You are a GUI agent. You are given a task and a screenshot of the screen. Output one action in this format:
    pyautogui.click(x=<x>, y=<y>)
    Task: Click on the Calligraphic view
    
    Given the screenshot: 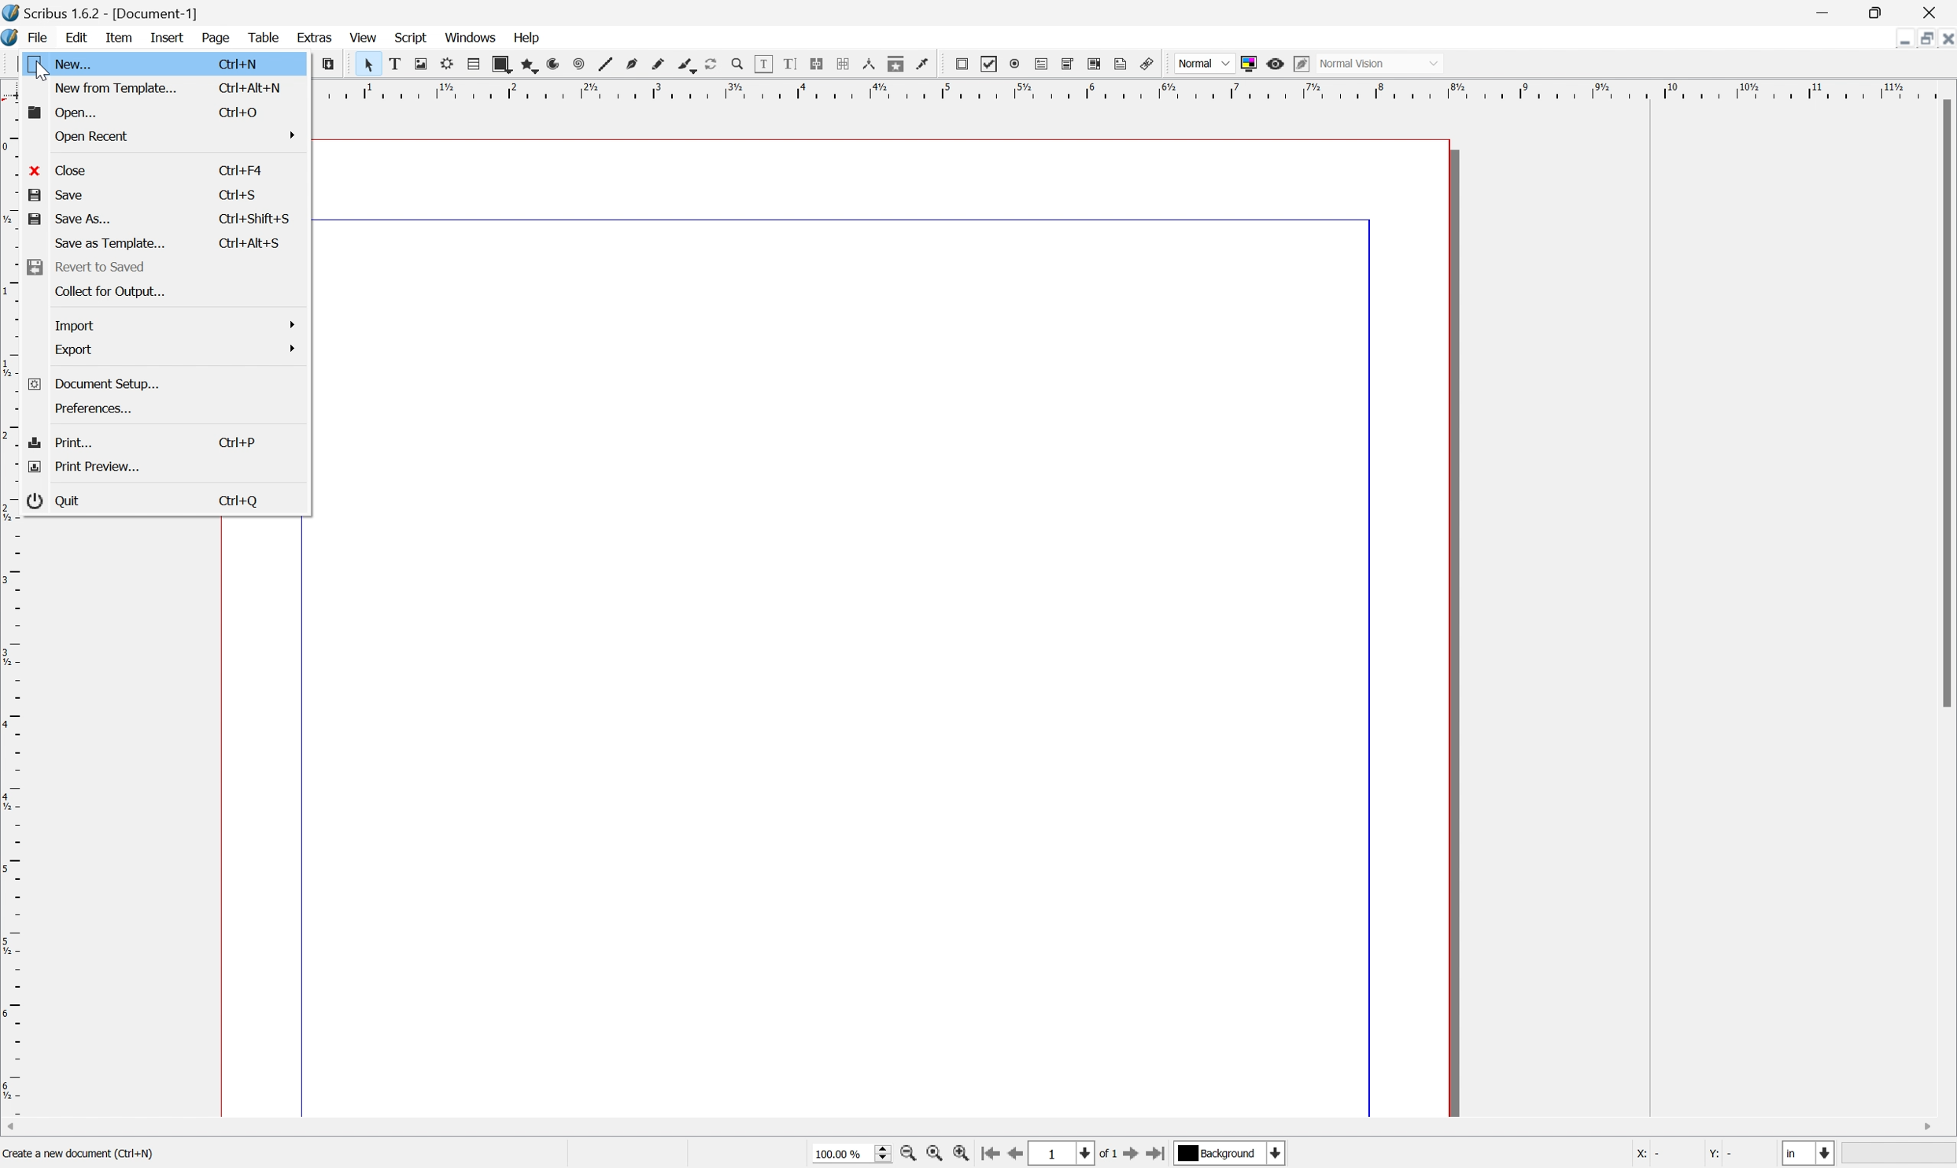 What is the action you would take?
    pyautogui.click(x=682, y=65)
    